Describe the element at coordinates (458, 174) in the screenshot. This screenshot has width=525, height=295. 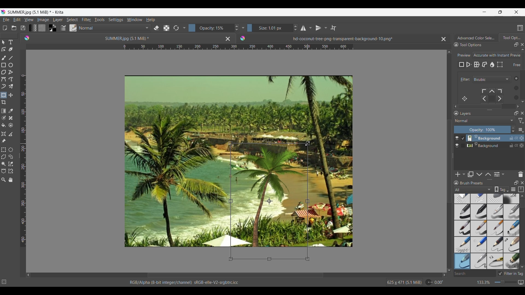
I see `Add new layer` at that location.